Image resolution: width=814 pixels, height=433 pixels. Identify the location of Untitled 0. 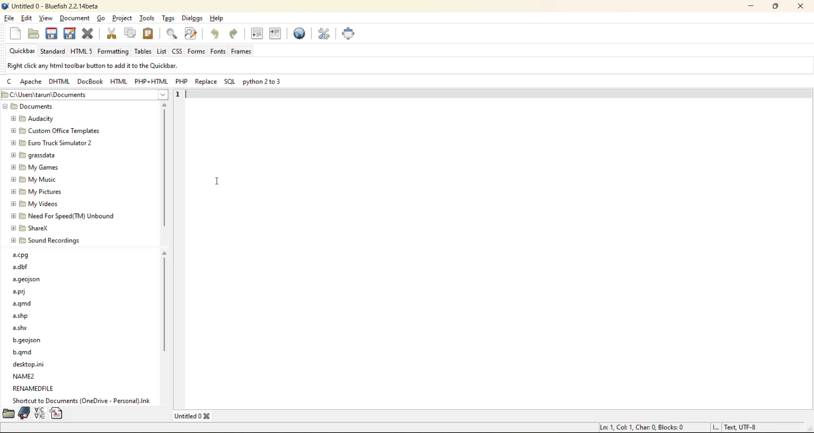
(187, 416).